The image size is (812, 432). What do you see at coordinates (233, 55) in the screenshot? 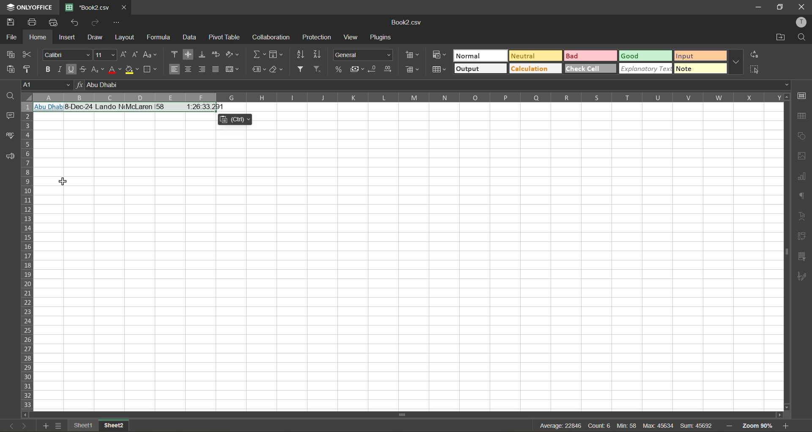
I see `orientation` at bounding box center [233, 55].